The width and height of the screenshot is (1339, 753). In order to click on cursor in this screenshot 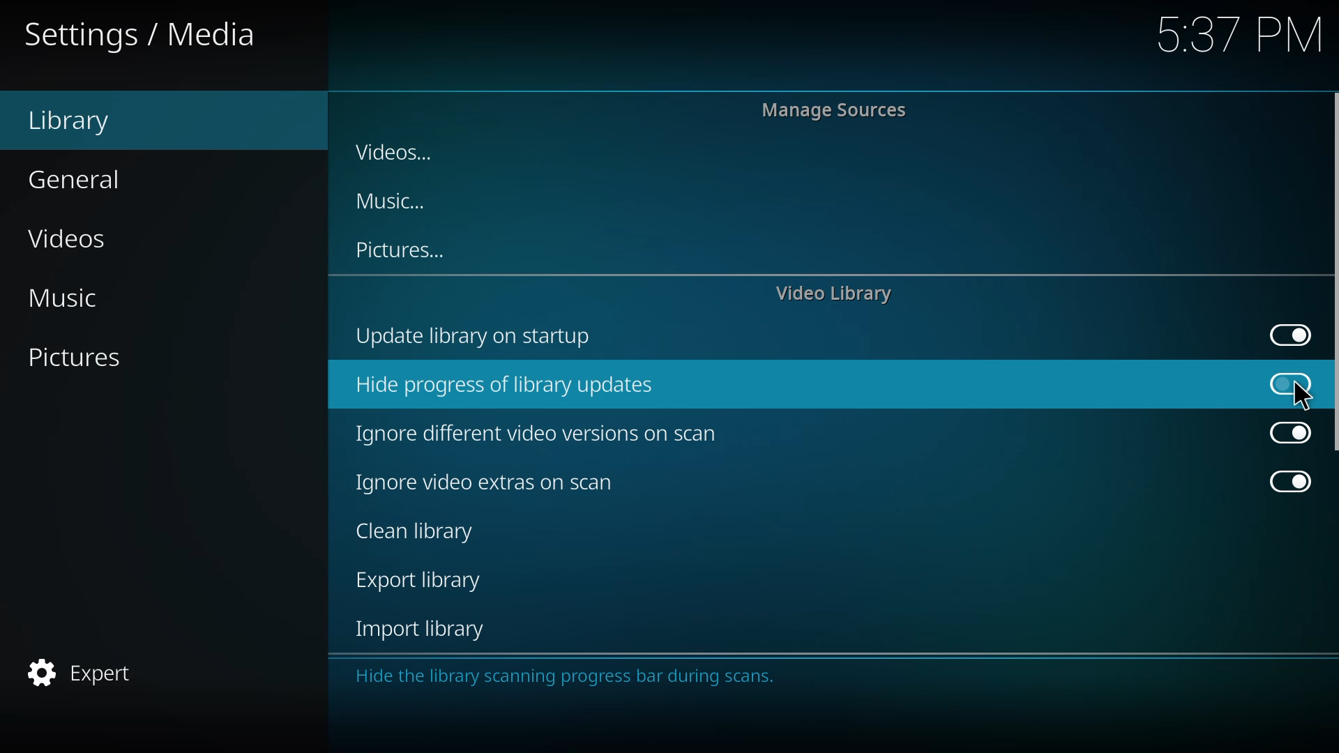, I will do `click(1291, 385)`.